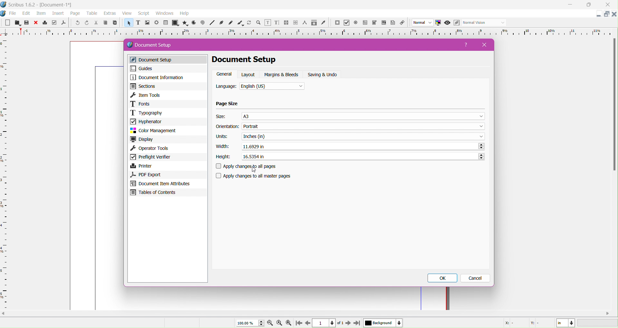 The height and width of the screenshot is (328, 618). I want to click on zoom in, so click(288, 323).